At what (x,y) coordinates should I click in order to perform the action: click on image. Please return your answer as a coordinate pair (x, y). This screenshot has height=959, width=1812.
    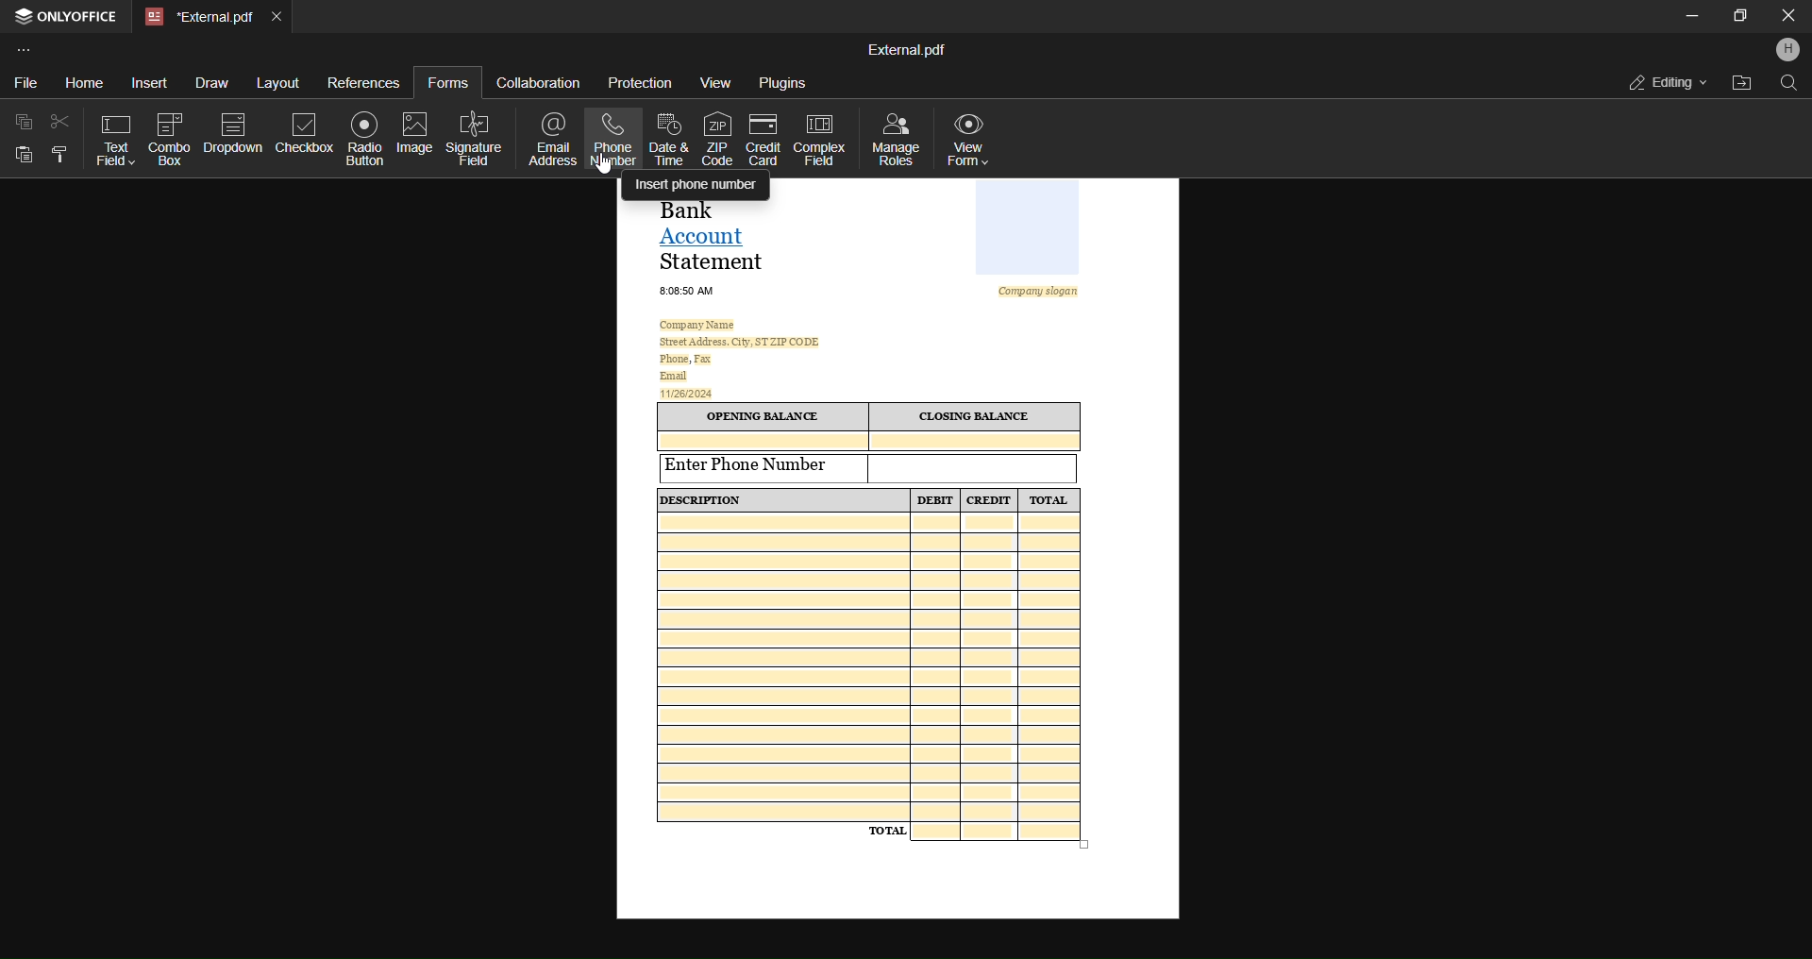
    Looking at the image, I should click on (414, 134).